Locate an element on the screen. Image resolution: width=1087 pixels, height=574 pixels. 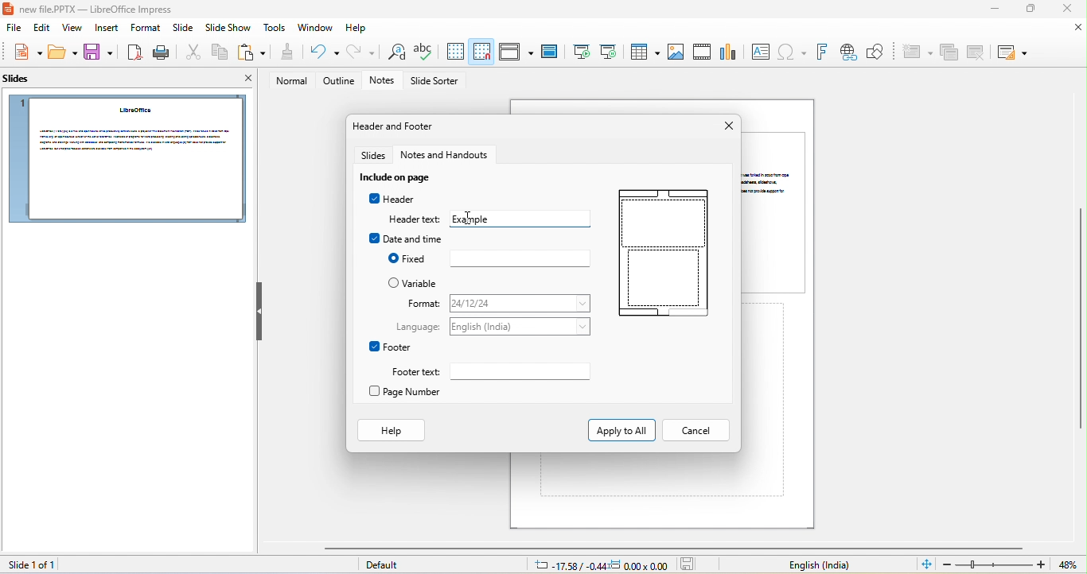
notes is located at coordinates (385, 81).